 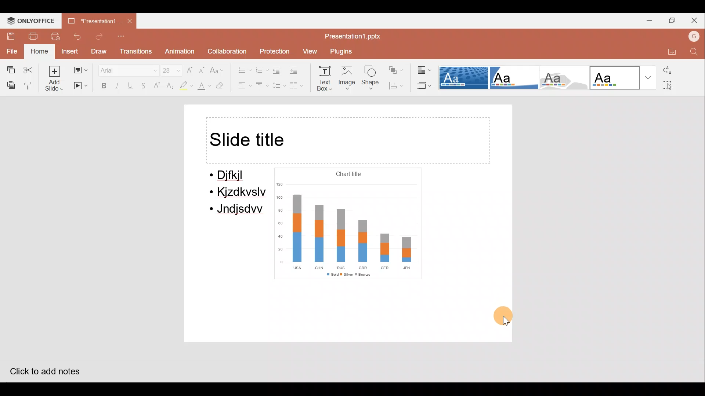 What do you see at coordinates (245, 87) in the screenshot?
I see `Horizontal align` at bounding box center [245, 87].